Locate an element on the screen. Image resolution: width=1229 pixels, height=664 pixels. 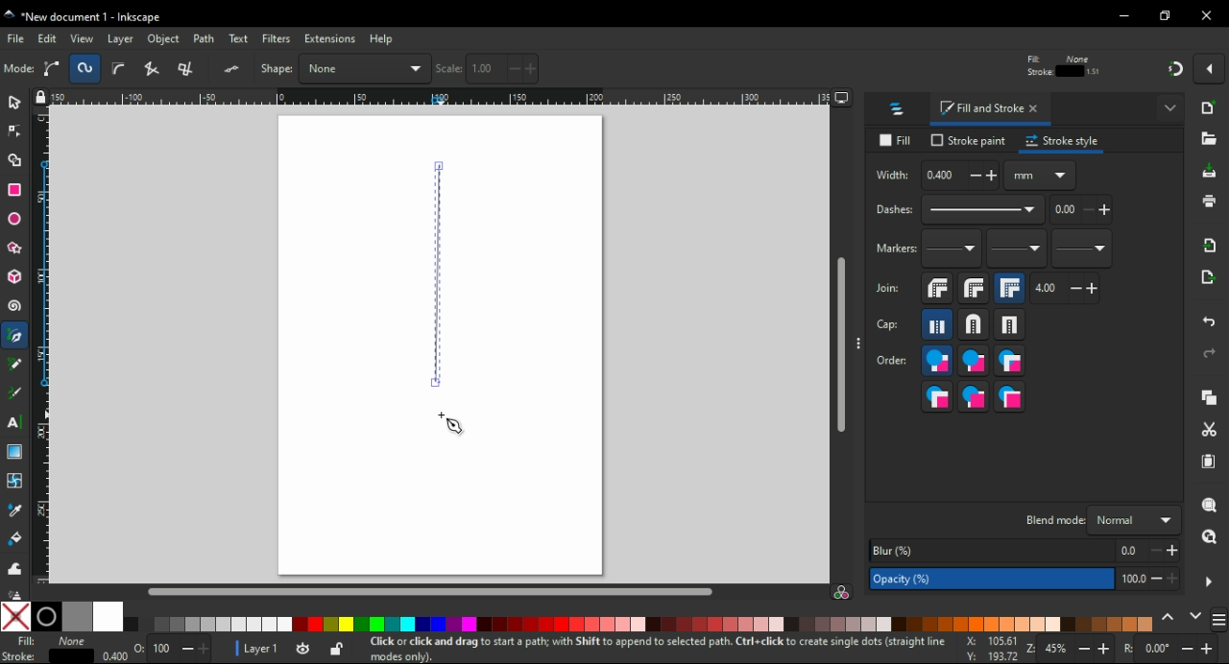
miter is located at coordinates (1009, 288).